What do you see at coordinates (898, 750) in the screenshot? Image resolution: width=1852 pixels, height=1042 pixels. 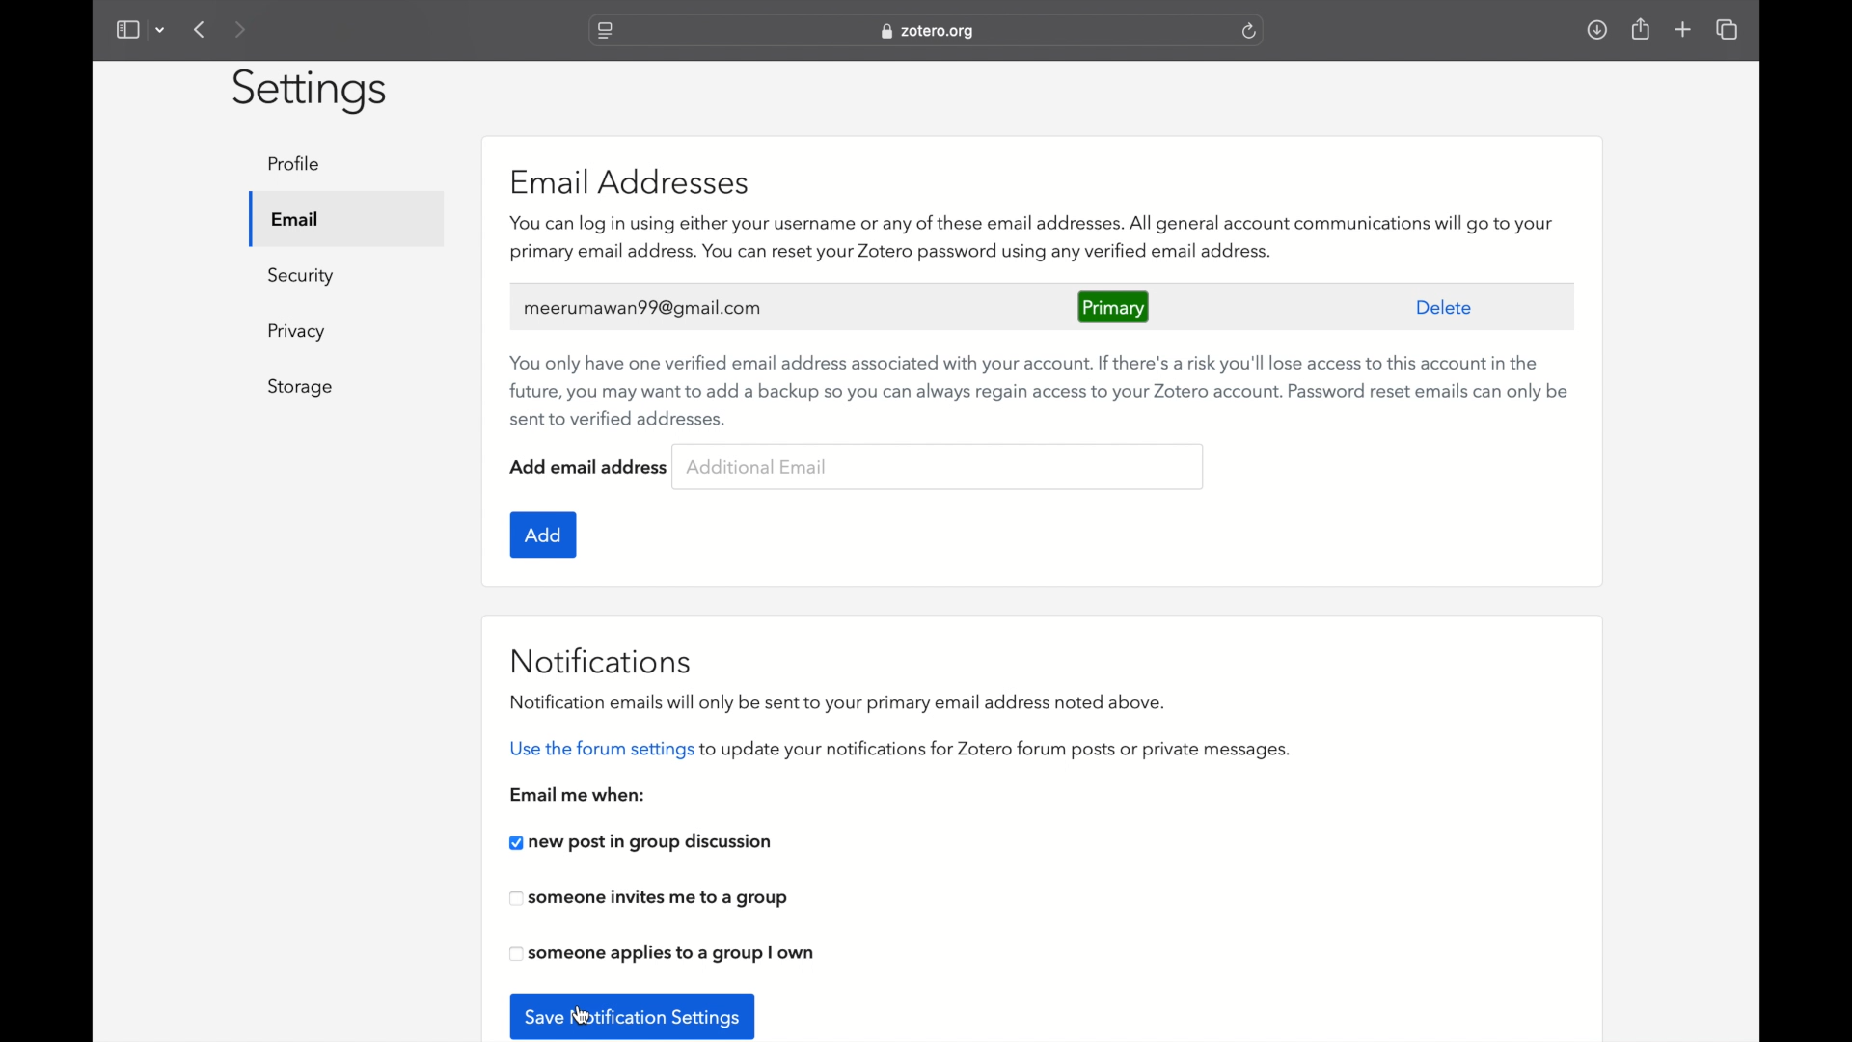 I see `use the forum settings to update your notifications for zotero forum posts or private messages` at bounding box center [898, 750].